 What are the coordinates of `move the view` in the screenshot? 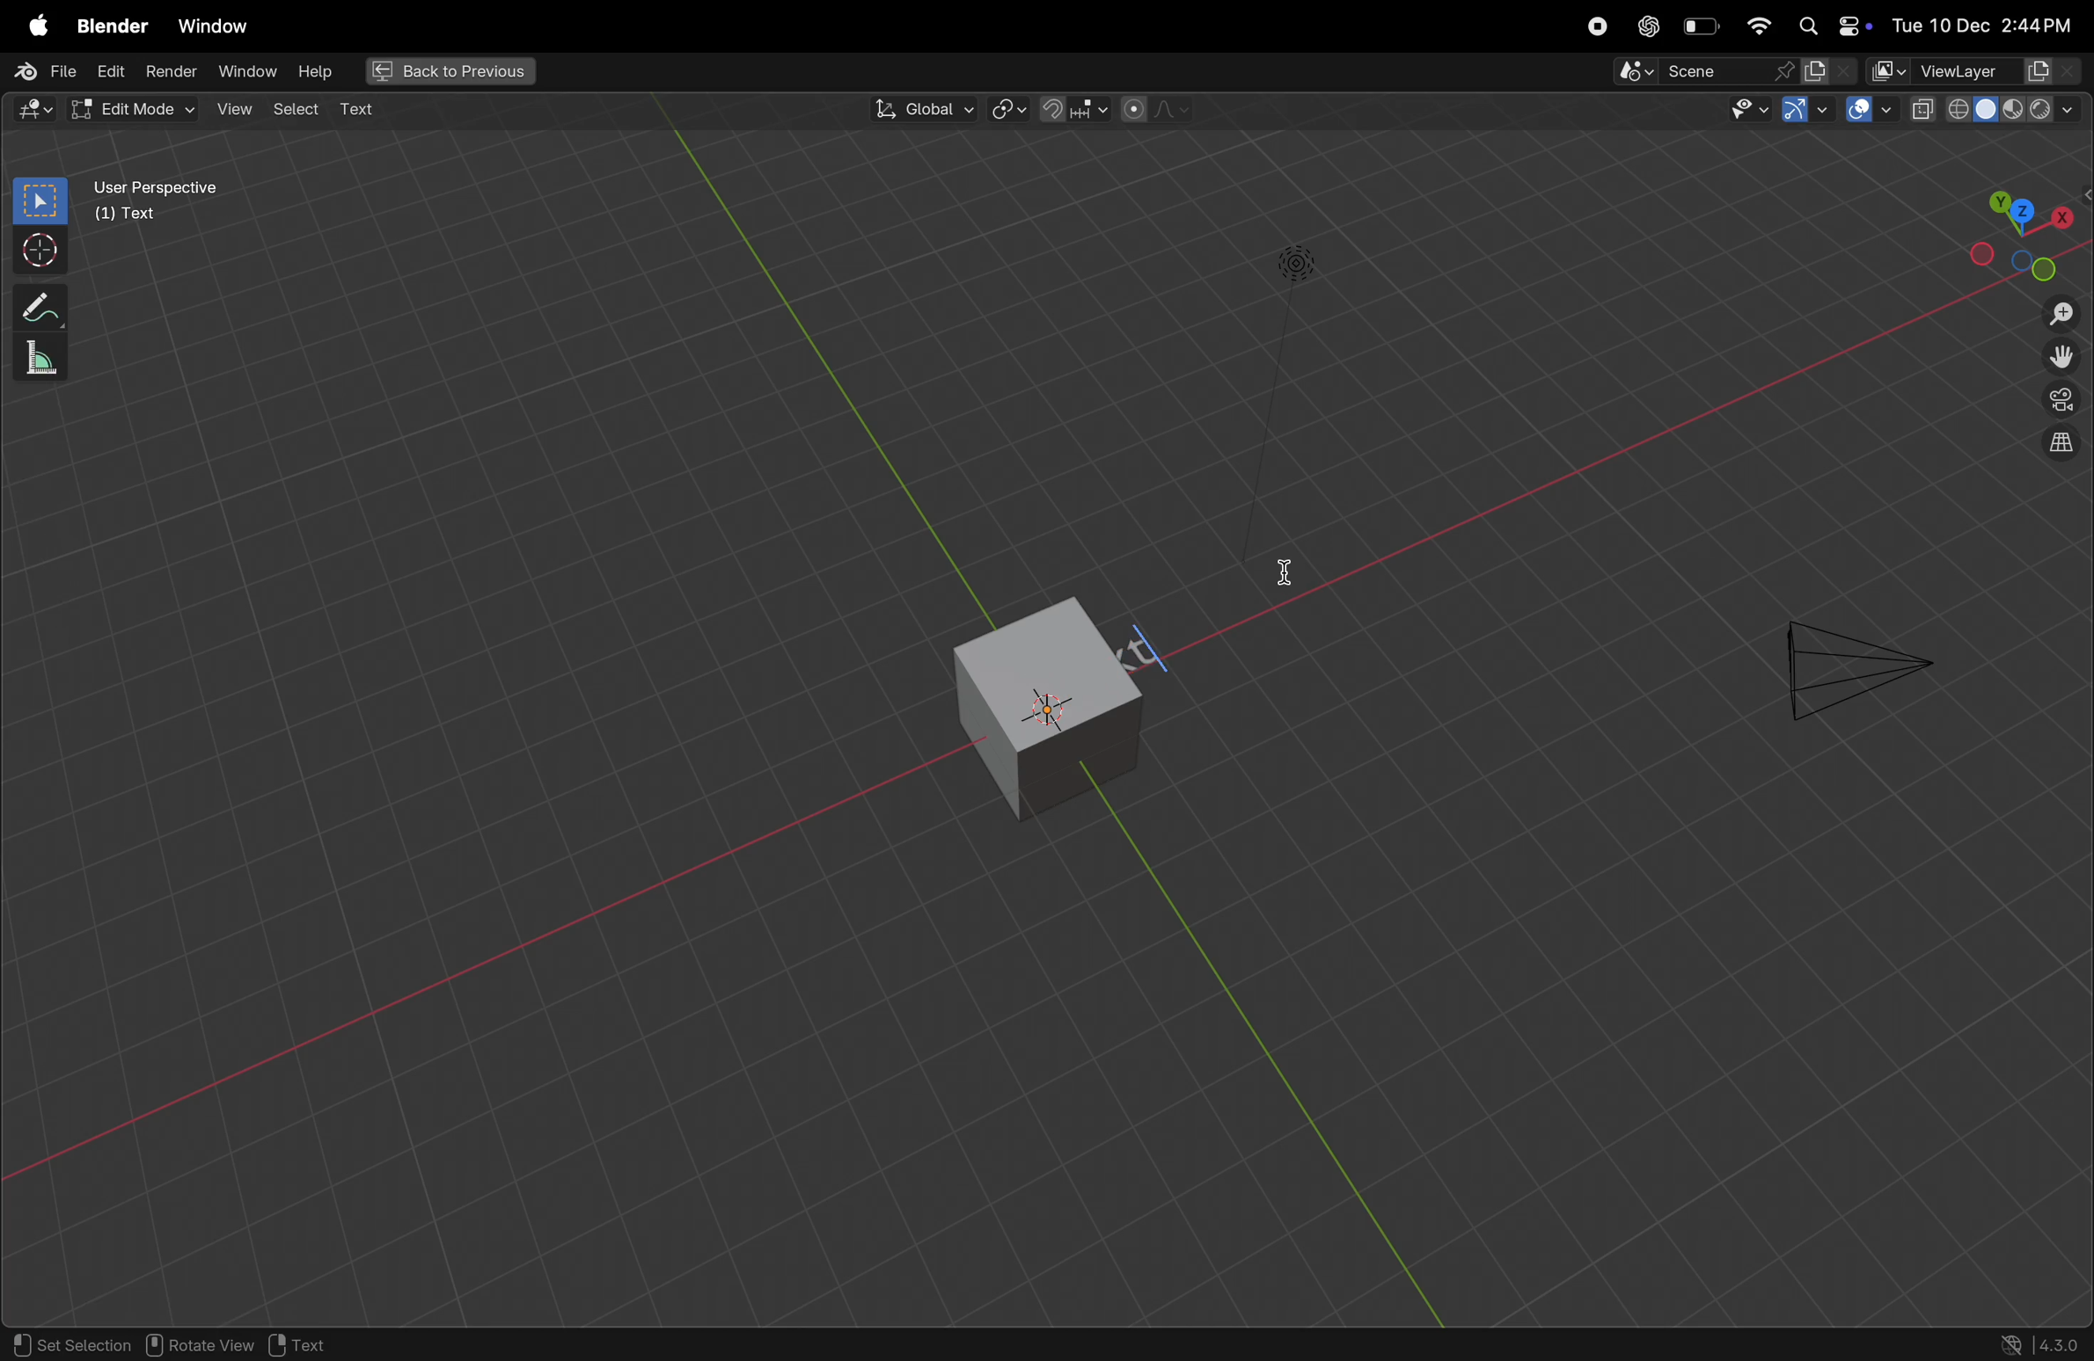 It's located at (2060, 360).